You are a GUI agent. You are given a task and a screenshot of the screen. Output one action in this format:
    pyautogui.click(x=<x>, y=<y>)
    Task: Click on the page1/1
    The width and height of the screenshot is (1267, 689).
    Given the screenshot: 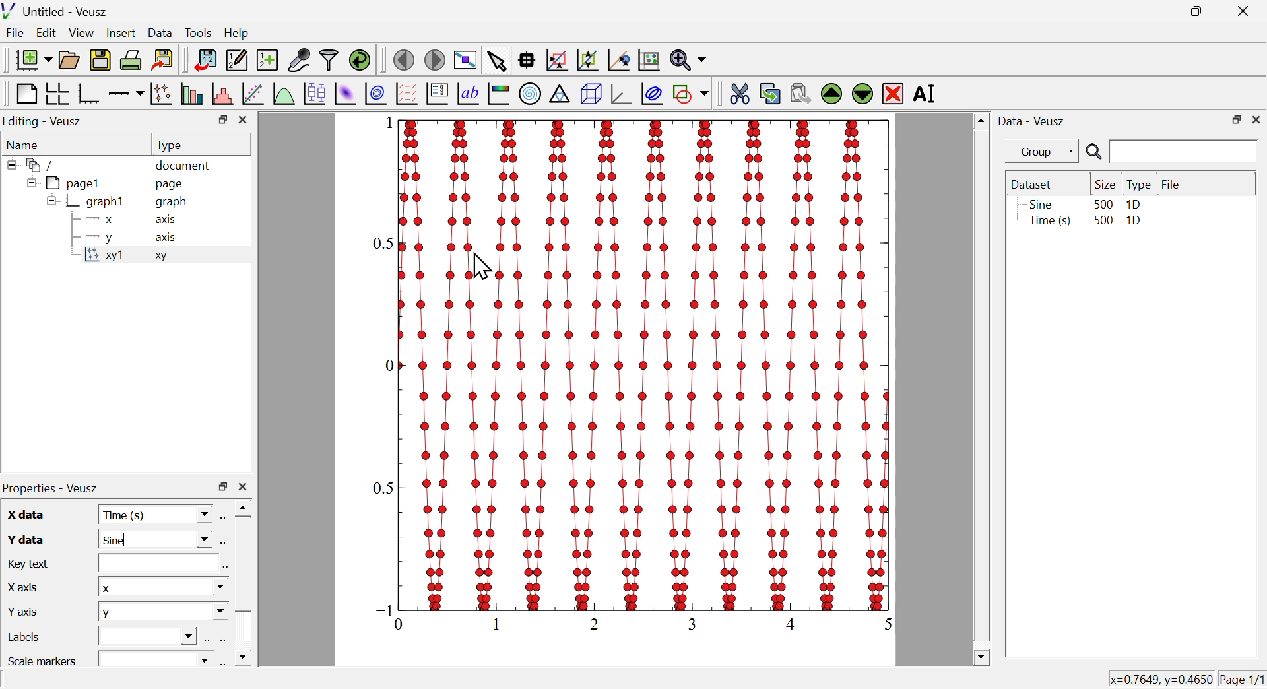 What is the action you would take?
    pyautogui.click(x=1243, y=676)
    